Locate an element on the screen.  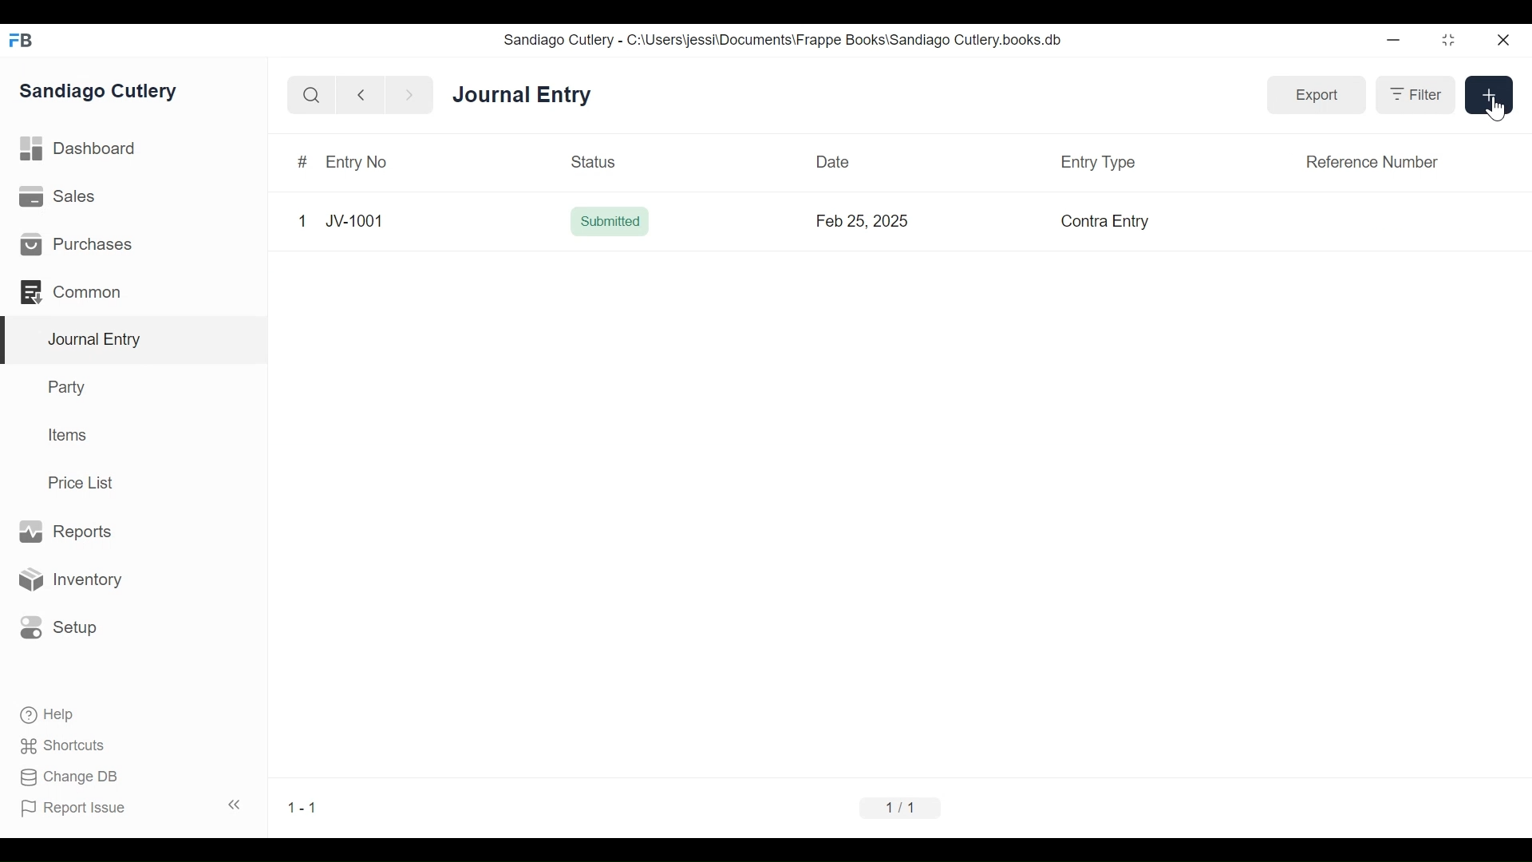
Cursor is located at coordinates (1494, 107).